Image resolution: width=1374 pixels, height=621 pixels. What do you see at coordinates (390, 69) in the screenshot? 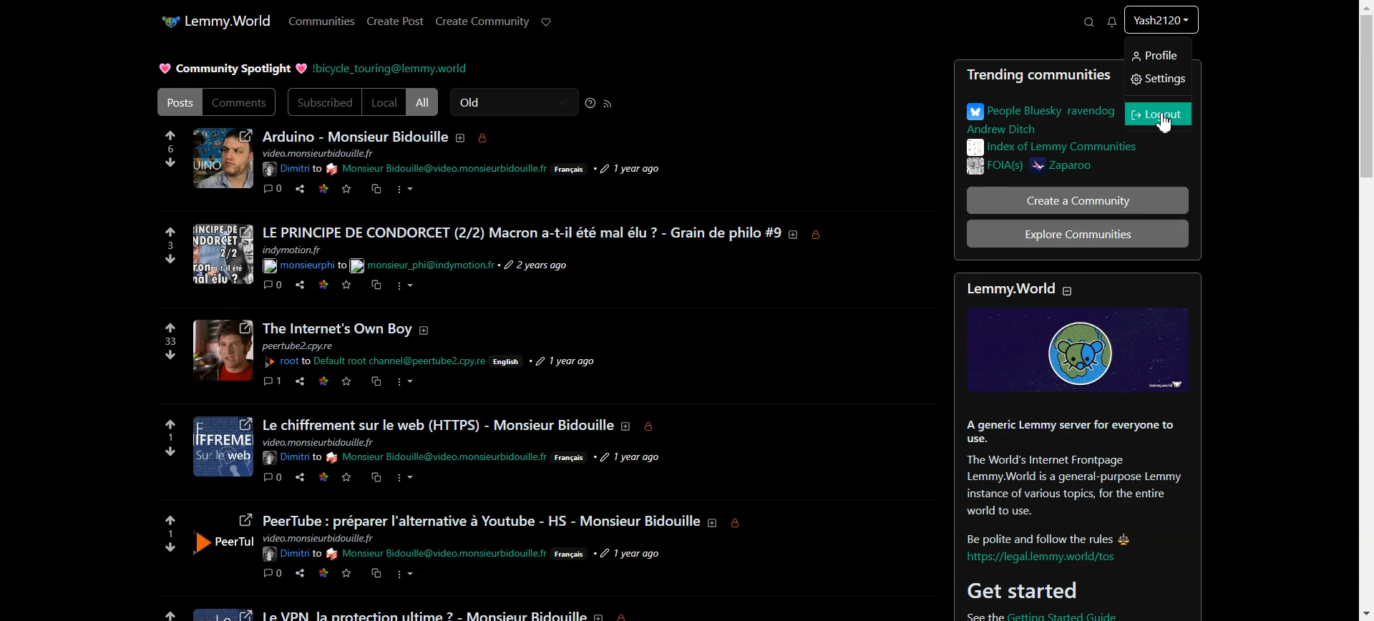
I see `Hyperlink` at bounding box center [390, 69].